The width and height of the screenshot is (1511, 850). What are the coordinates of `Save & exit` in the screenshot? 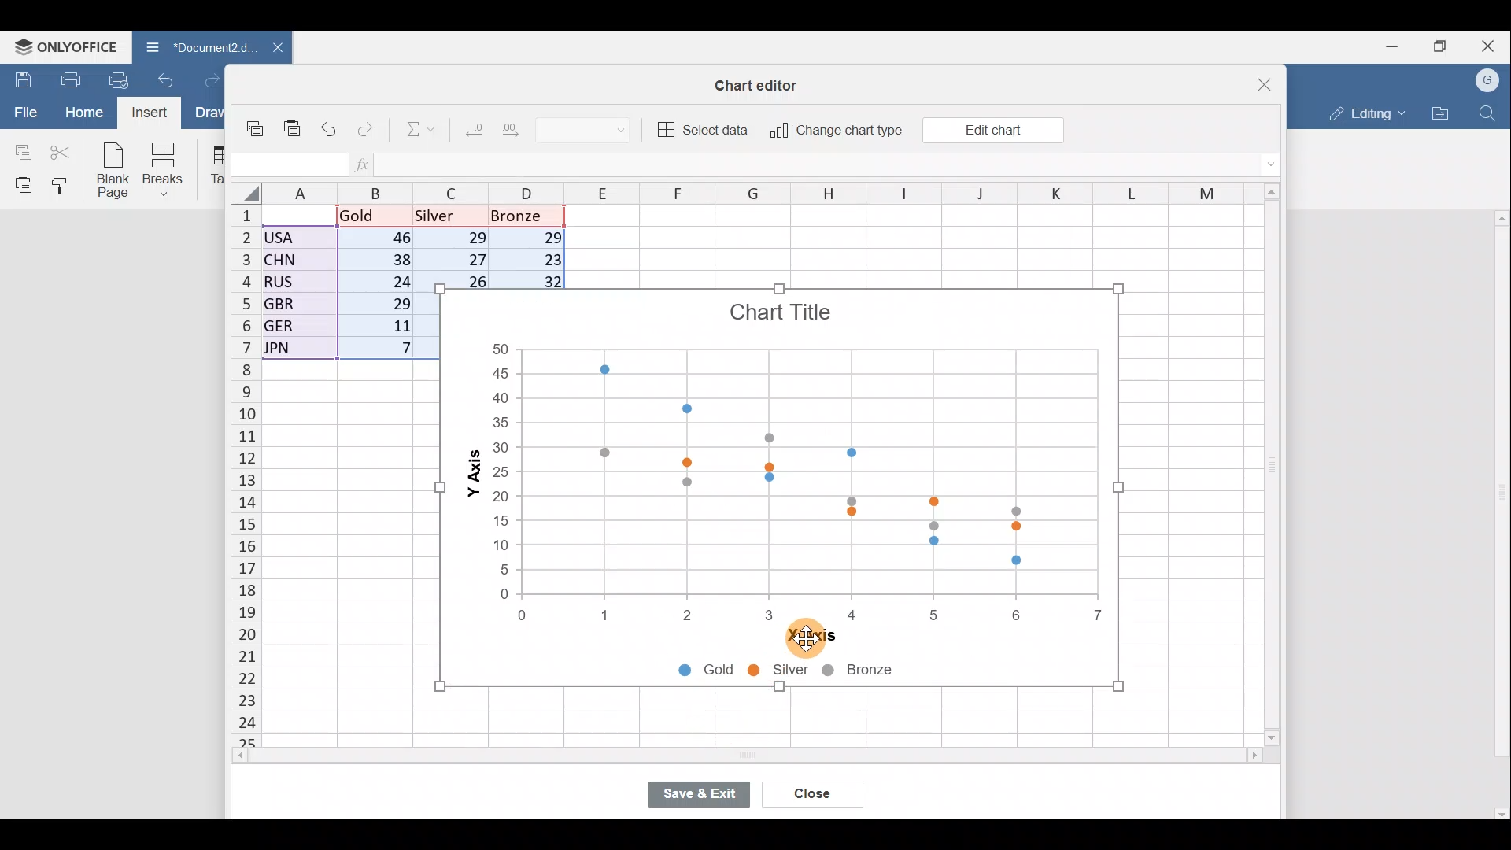 It's located at (700, 793).